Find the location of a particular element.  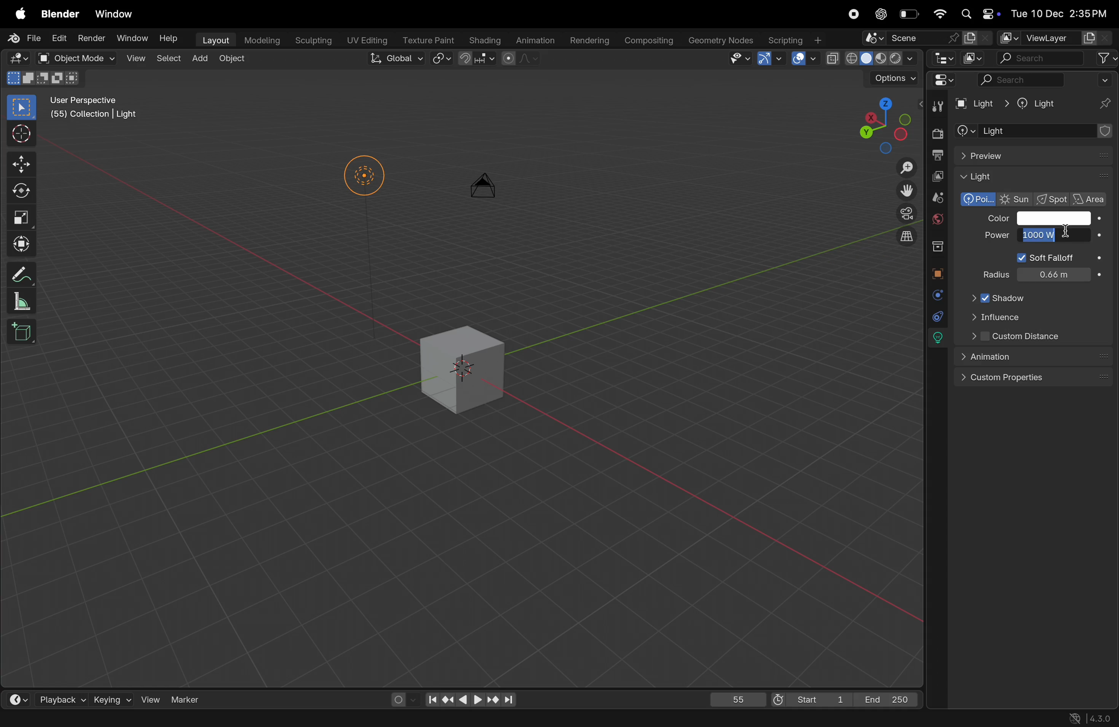

power is located at coordinates (1044, 267).